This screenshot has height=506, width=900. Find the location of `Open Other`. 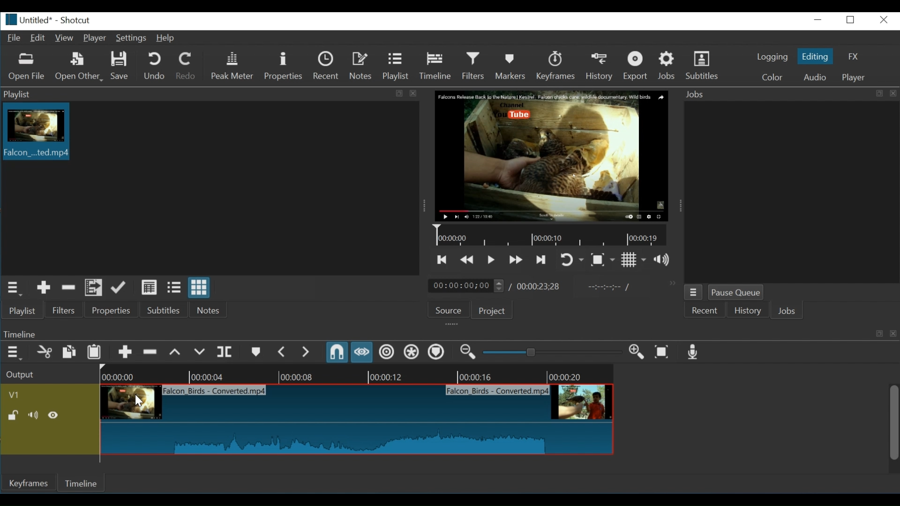

Open Other is located at coordinates (80, 67).